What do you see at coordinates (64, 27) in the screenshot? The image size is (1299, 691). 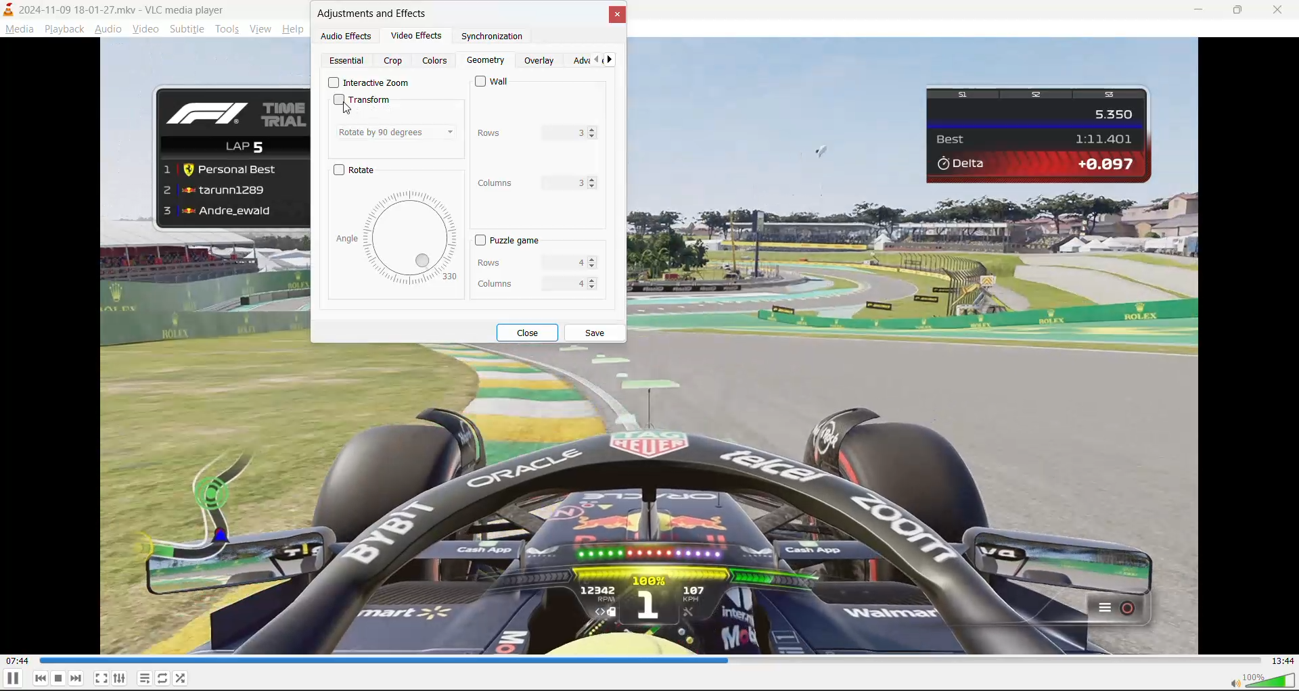 I see `playback` at bounding box center [64, 27].